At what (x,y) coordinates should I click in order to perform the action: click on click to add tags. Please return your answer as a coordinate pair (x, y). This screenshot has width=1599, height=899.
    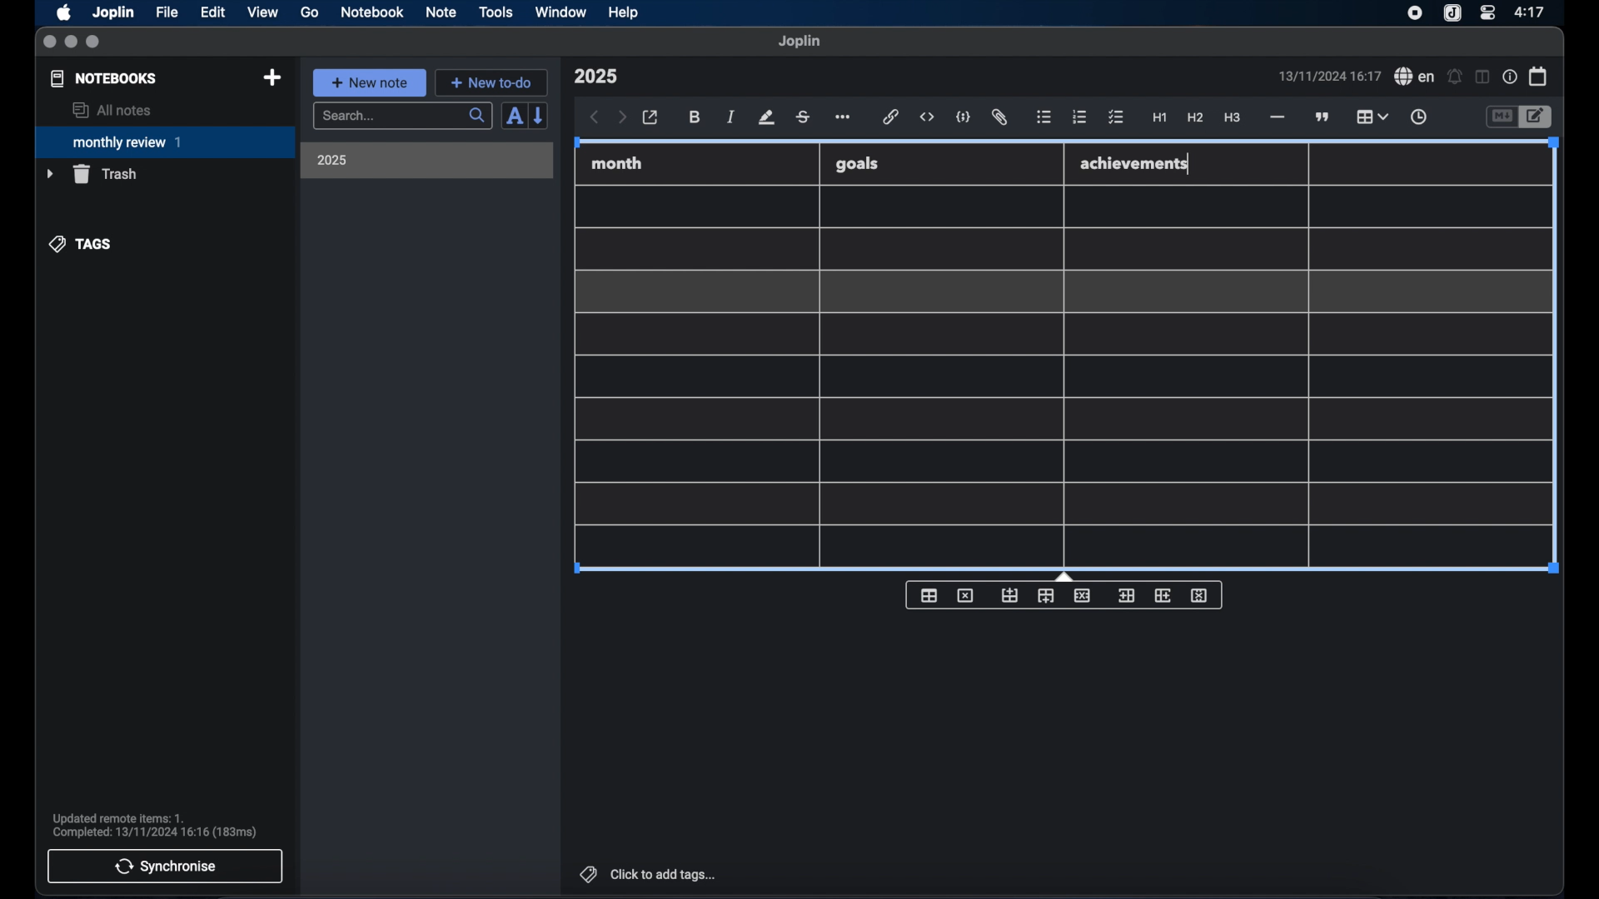
    Looking at the image, I should click on (650, 874).